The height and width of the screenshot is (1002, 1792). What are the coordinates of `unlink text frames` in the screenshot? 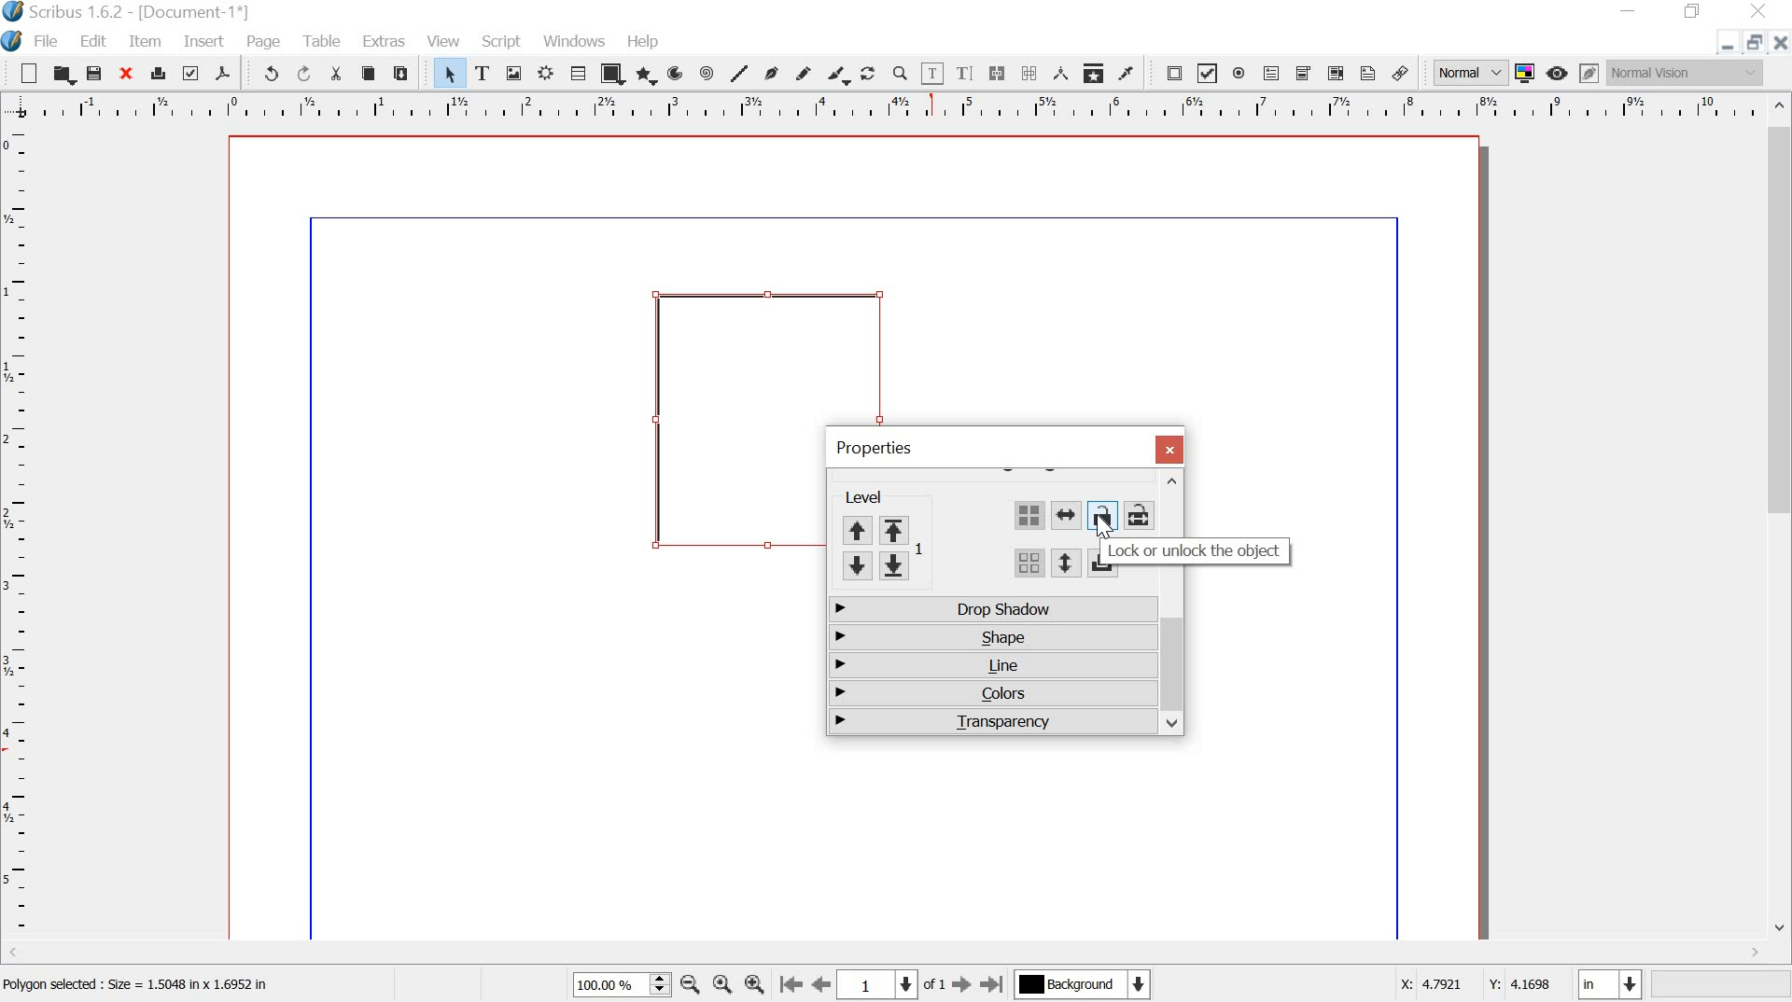 It's located at (1029, 74).